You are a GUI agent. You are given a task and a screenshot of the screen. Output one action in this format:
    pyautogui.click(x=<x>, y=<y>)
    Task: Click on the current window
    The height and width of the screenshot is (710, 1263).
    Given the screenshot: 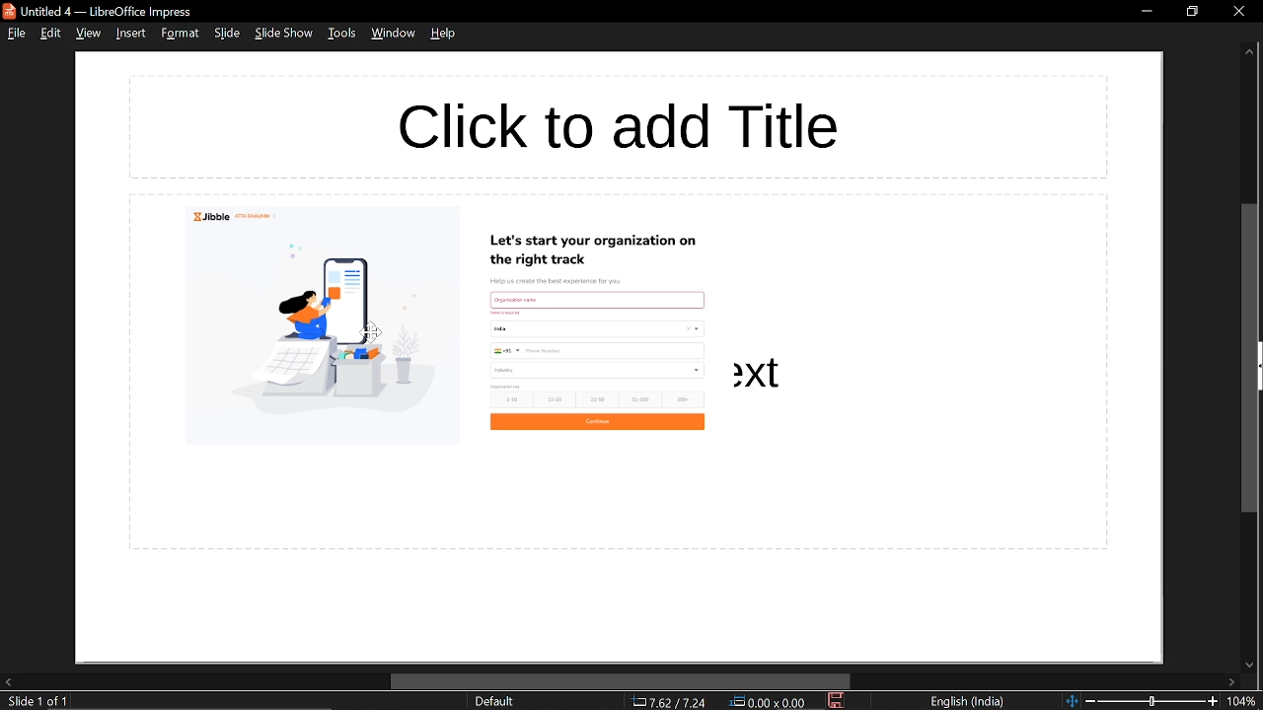 What is the action you would take?
    pyautogui.click(x=103, y=11)
    